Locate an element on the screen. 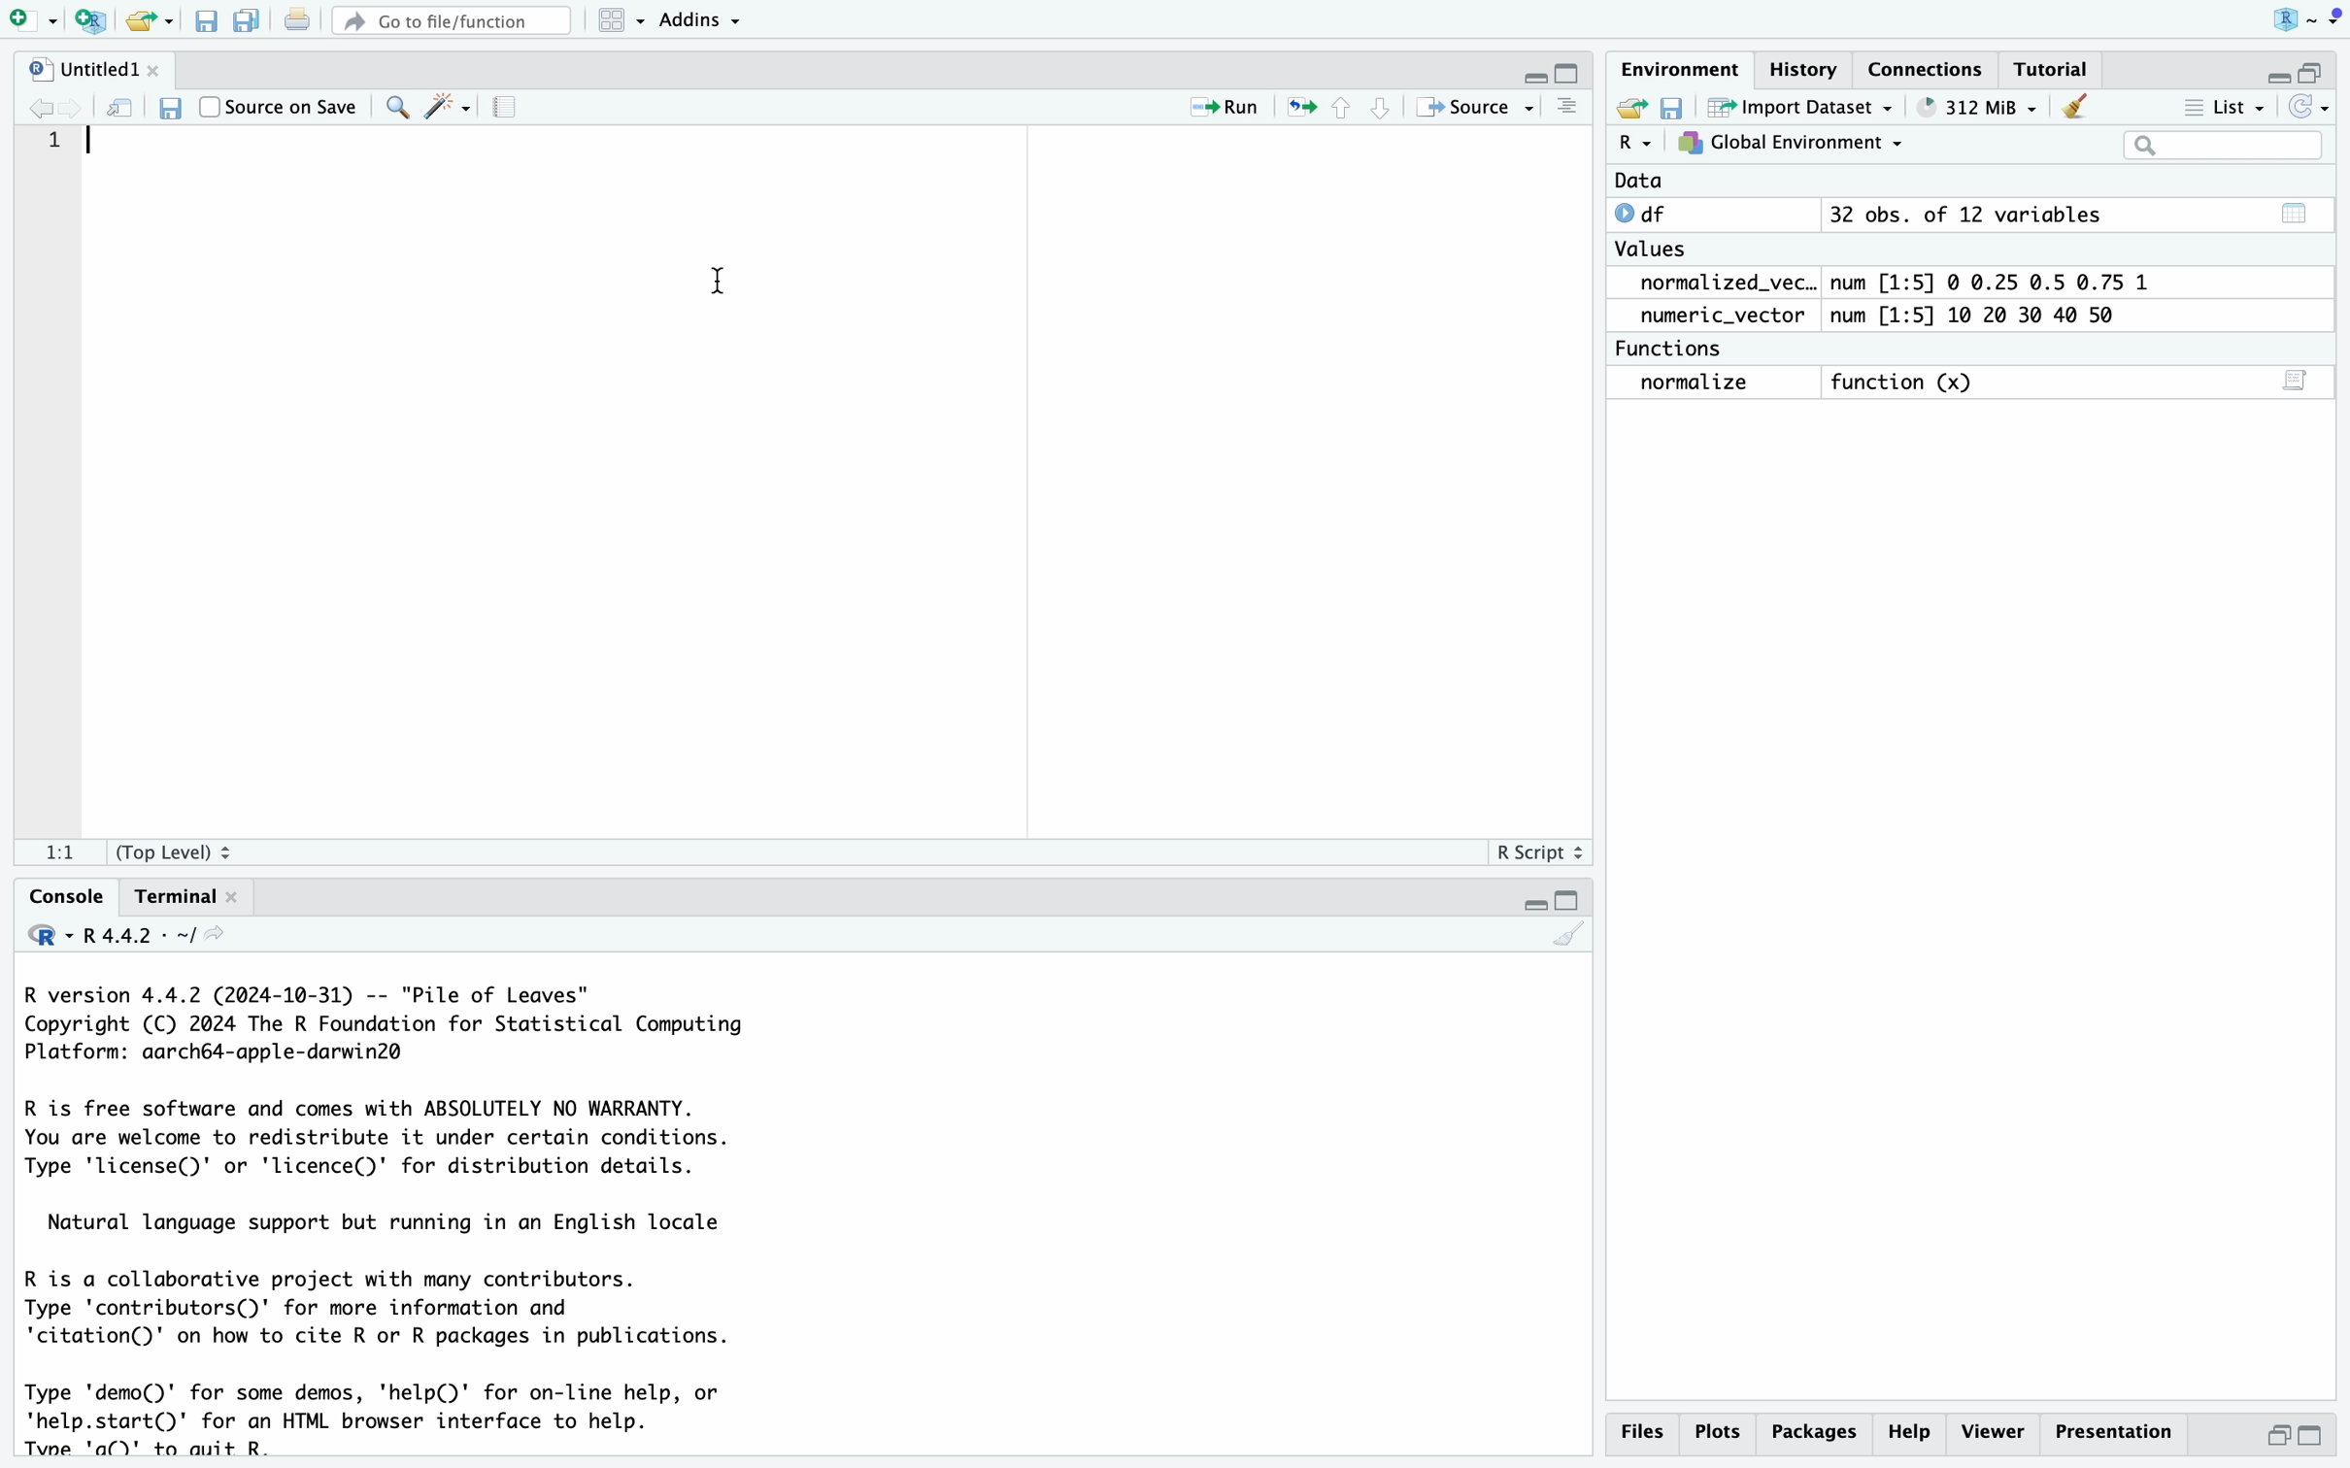 The height and width of the screenshot is (1468, 2350). = List  is located at coordinates (2213, 106).